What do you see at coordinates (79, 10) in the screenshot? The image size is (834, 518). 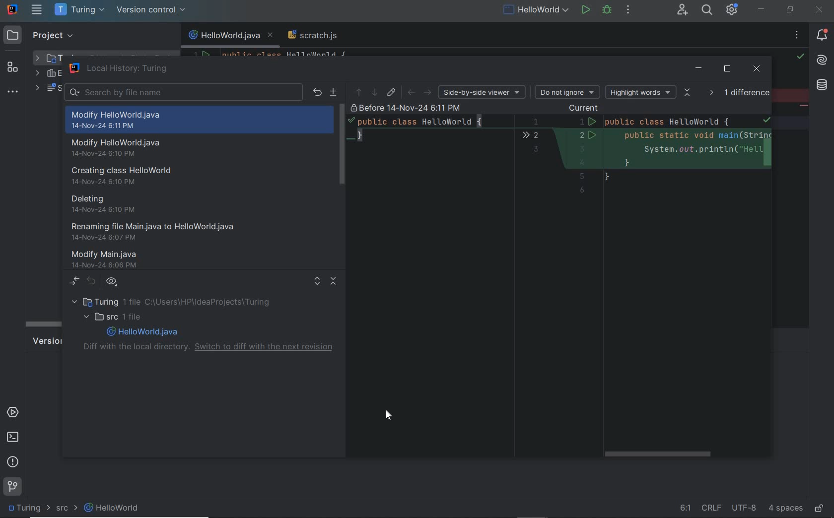 I see `project name` at bounding box center [79, 10].